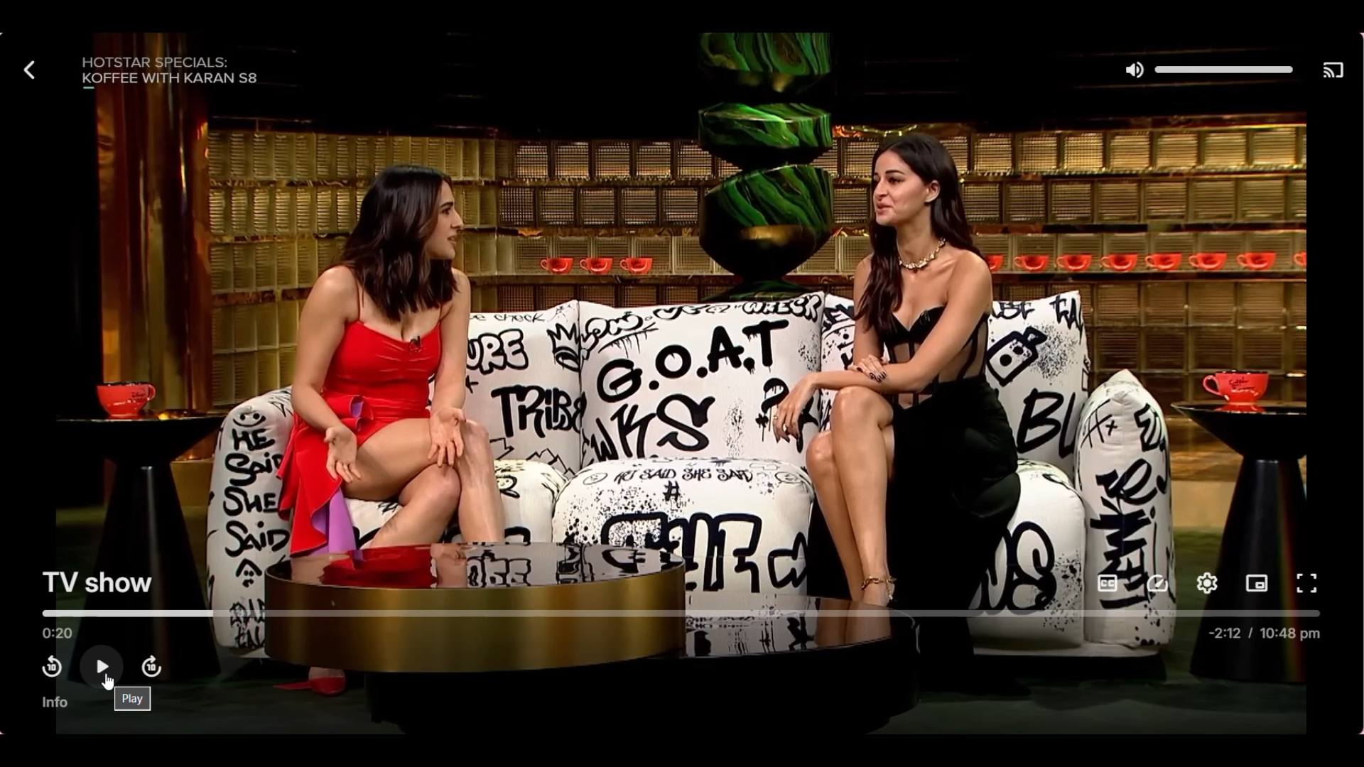 Image resolution: width=1364 pixels, height=767 pixels. Describe the element at coordinates (1223, 70) in the screenshot. I see `Slider to change volume` at that location.